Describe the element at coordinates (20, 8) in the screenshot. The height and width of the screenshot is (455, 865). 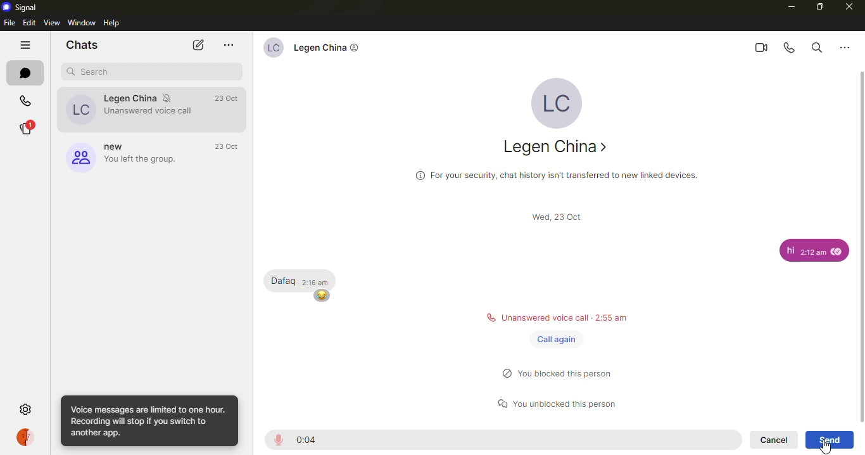
I see `signal` at that location.